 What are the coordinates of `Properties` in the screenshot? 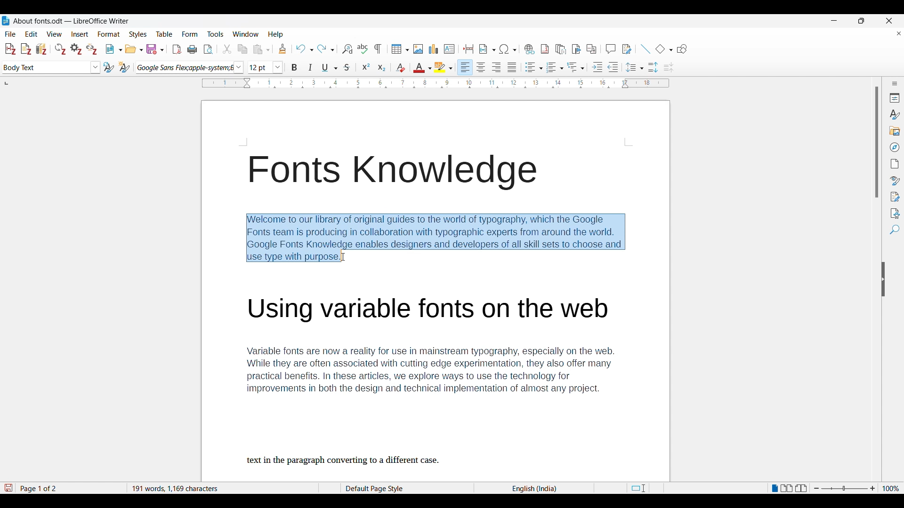 It's located at (895, 98).